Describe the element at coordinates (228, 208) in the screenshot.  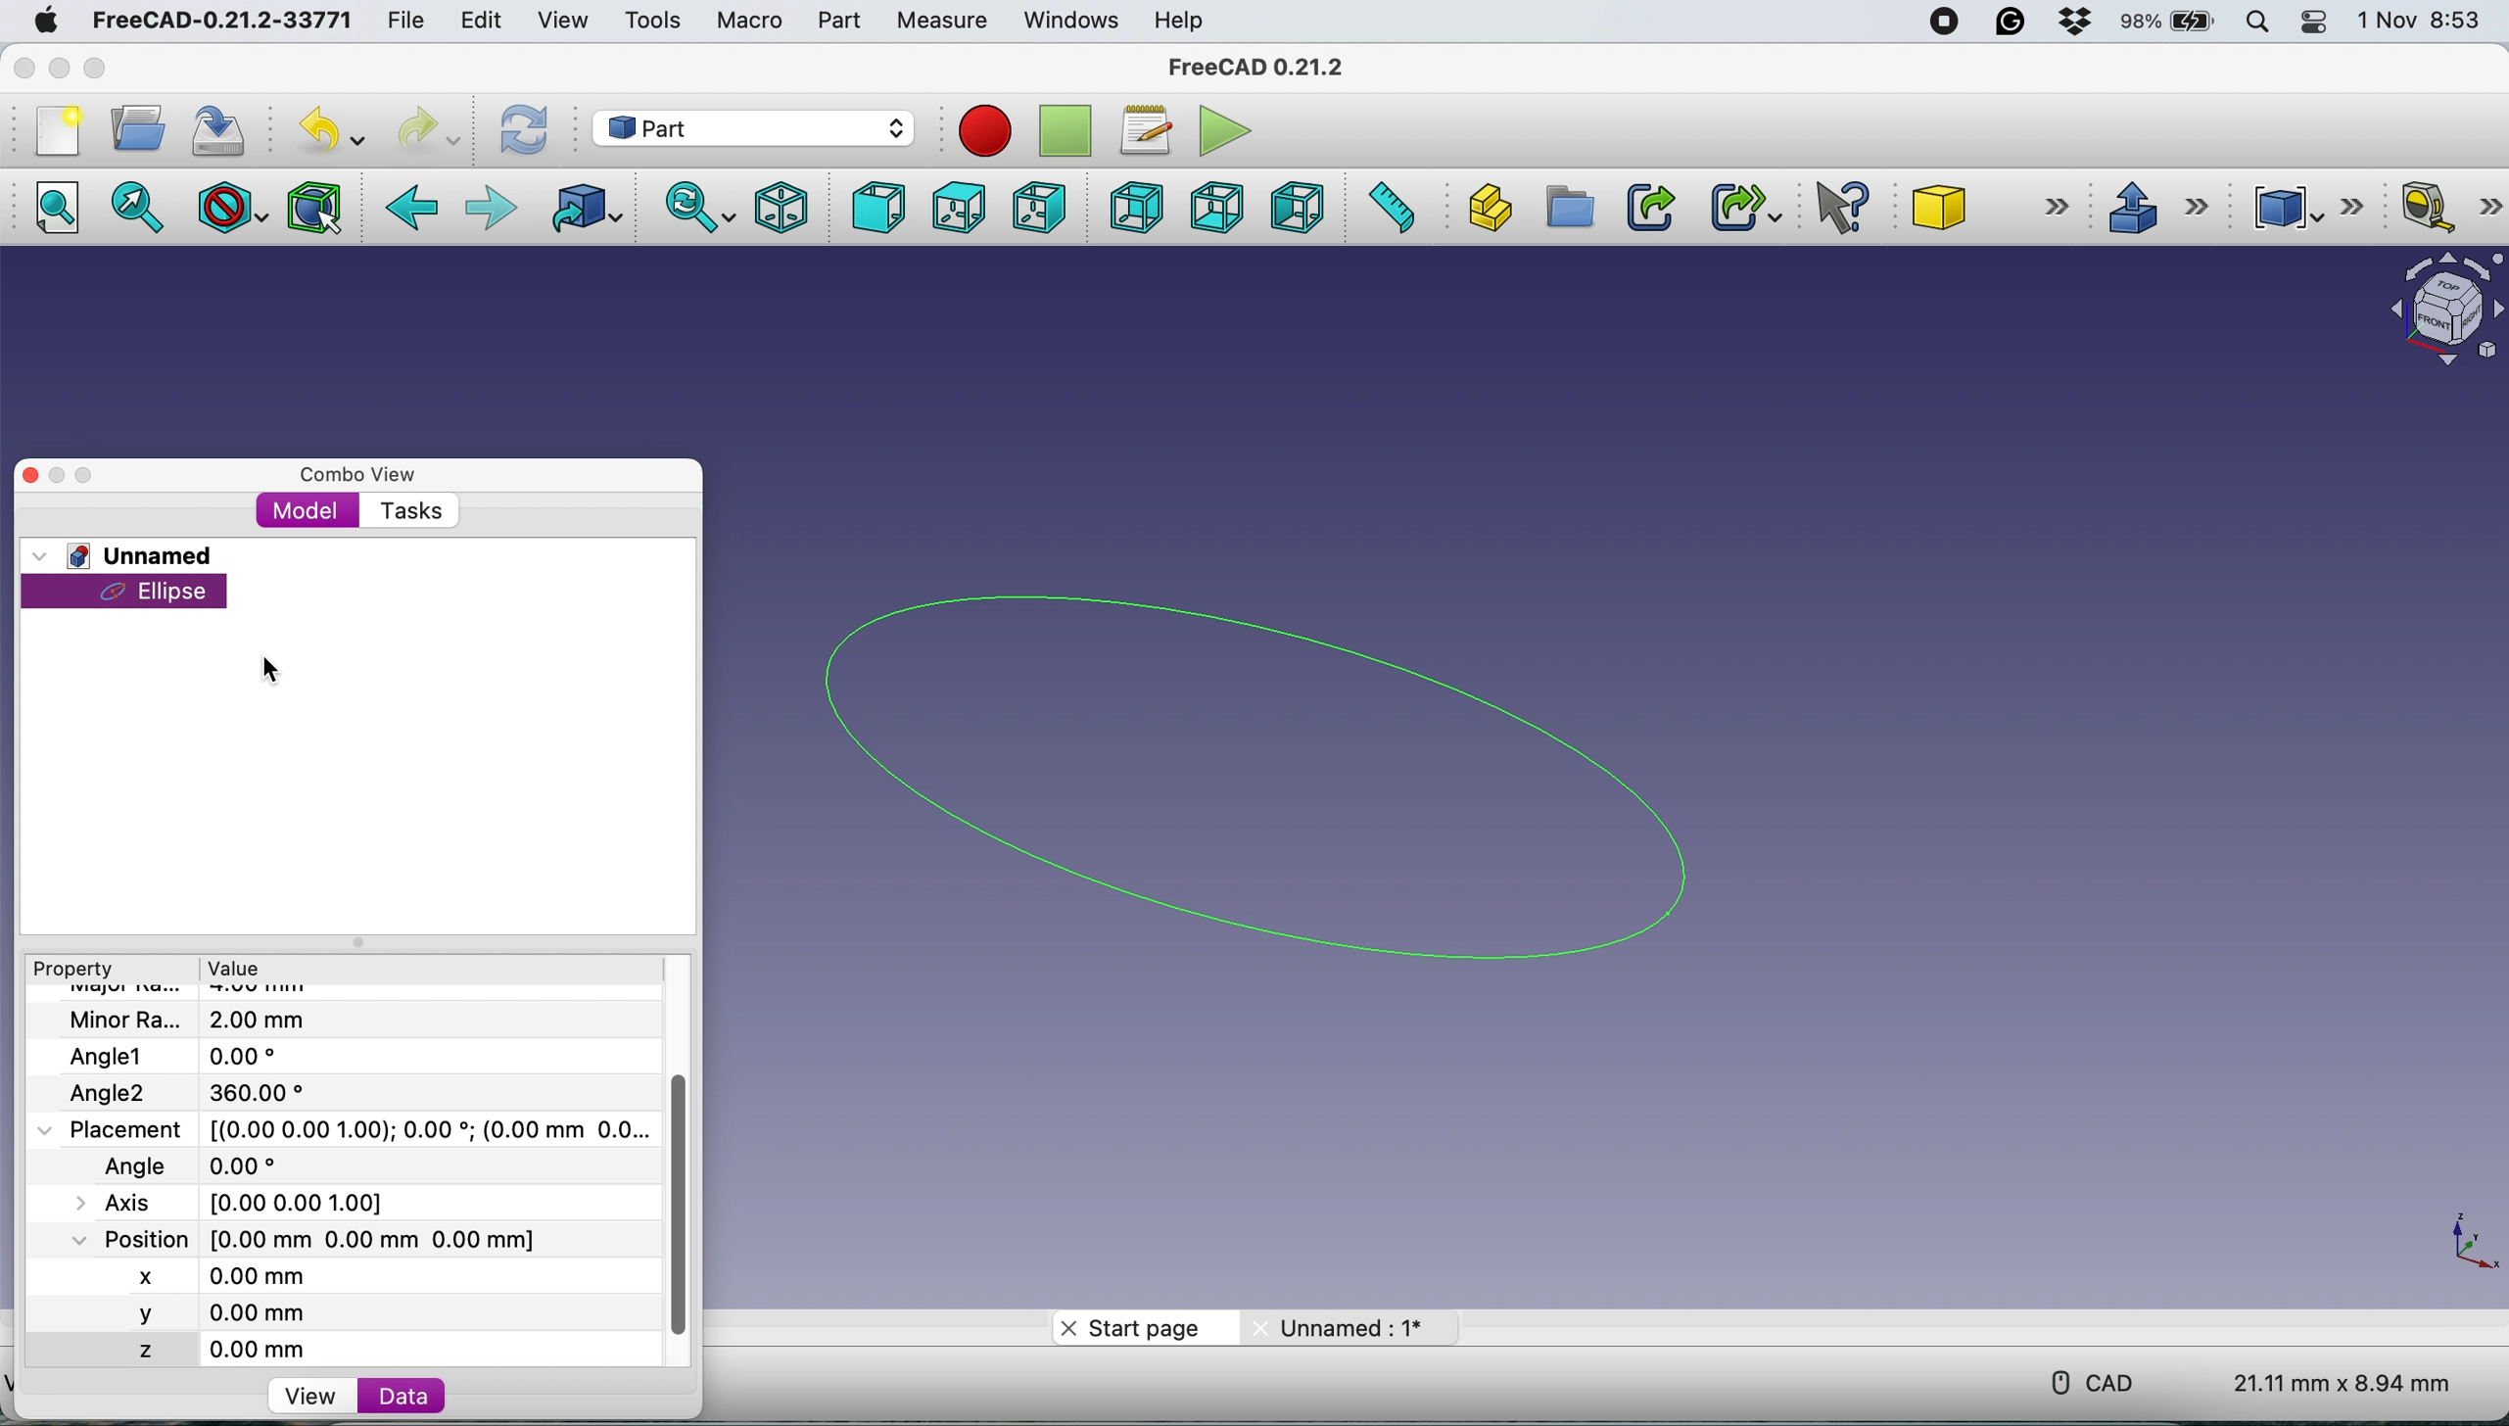
I see `draw style` at that location.